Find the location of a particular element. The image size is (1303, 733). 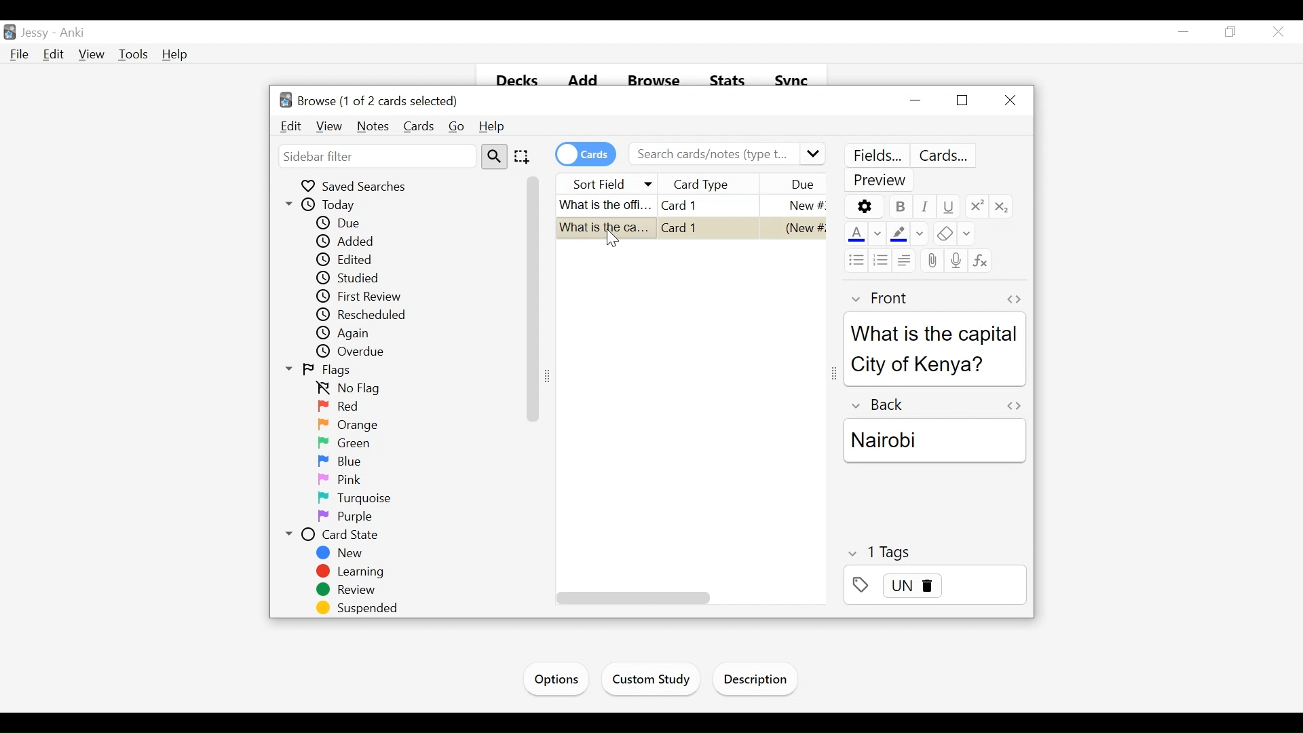

Stats is located at coordinates (726, 83).